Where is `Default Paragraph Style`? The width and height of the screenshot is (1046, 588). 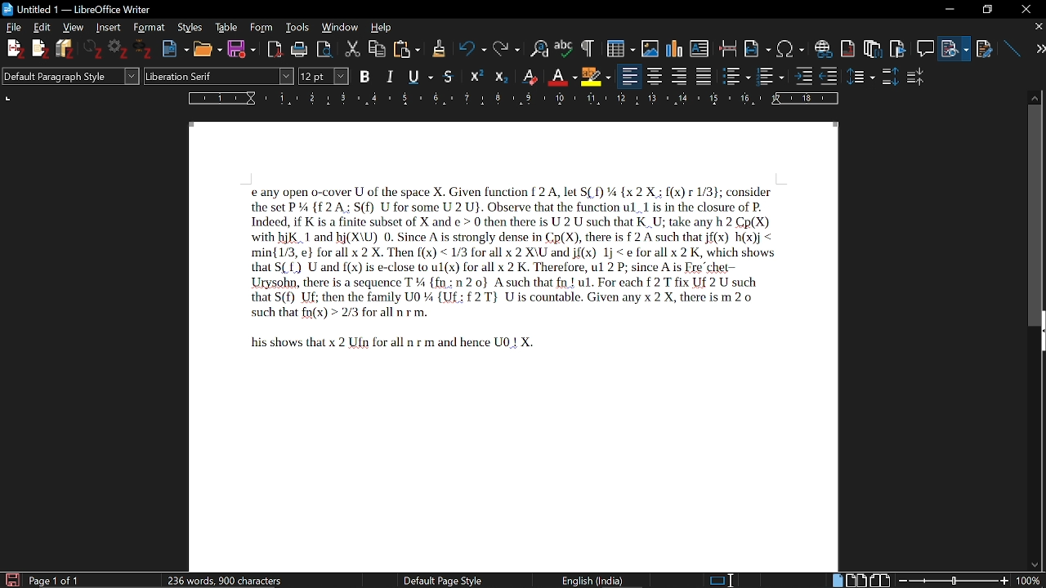 Default Paragraph Style is located at coordinates (69, 78).